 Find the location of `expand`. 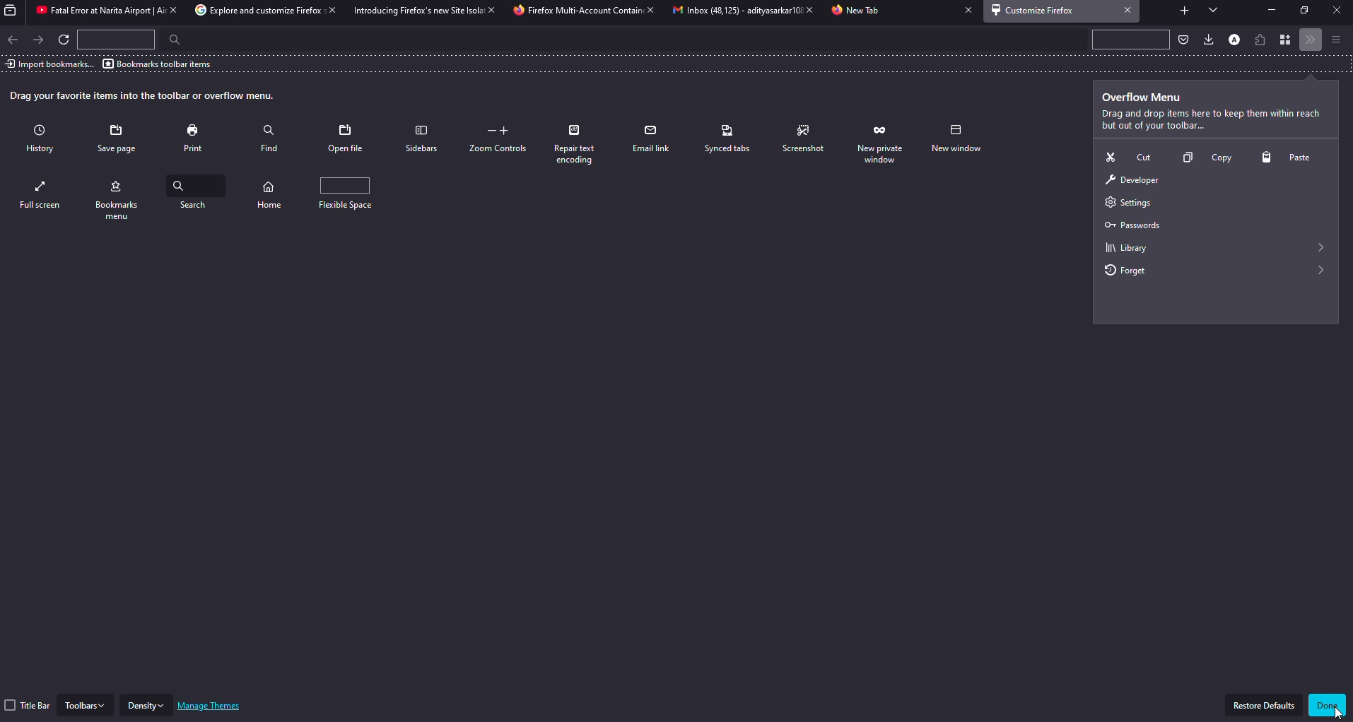

expand is located at coordinates (1322, 247).